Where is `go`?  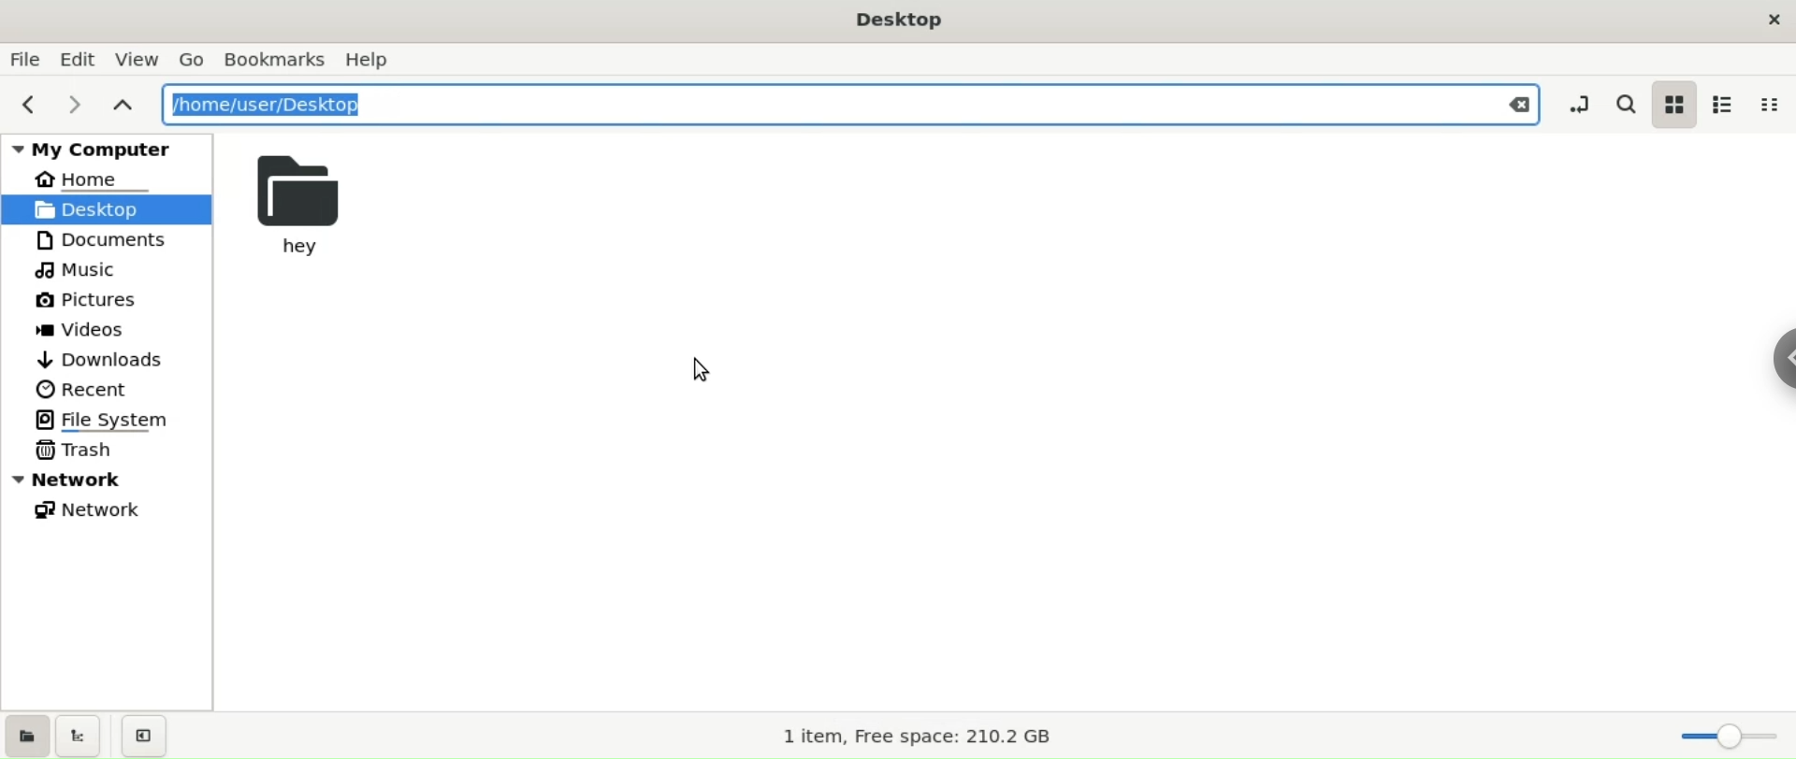
go is located at coordinates (196, 59).